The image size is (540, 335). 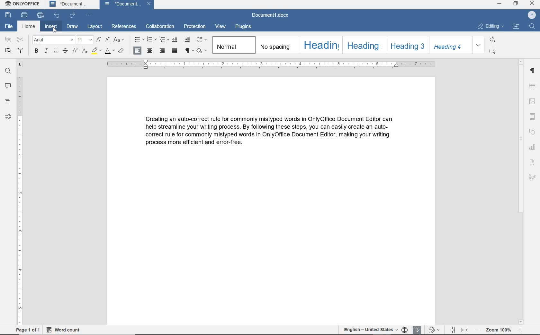 What do you see at coordinates (8, 40) in the screenshot?
I see `copy` at bounding box center [8, 40].